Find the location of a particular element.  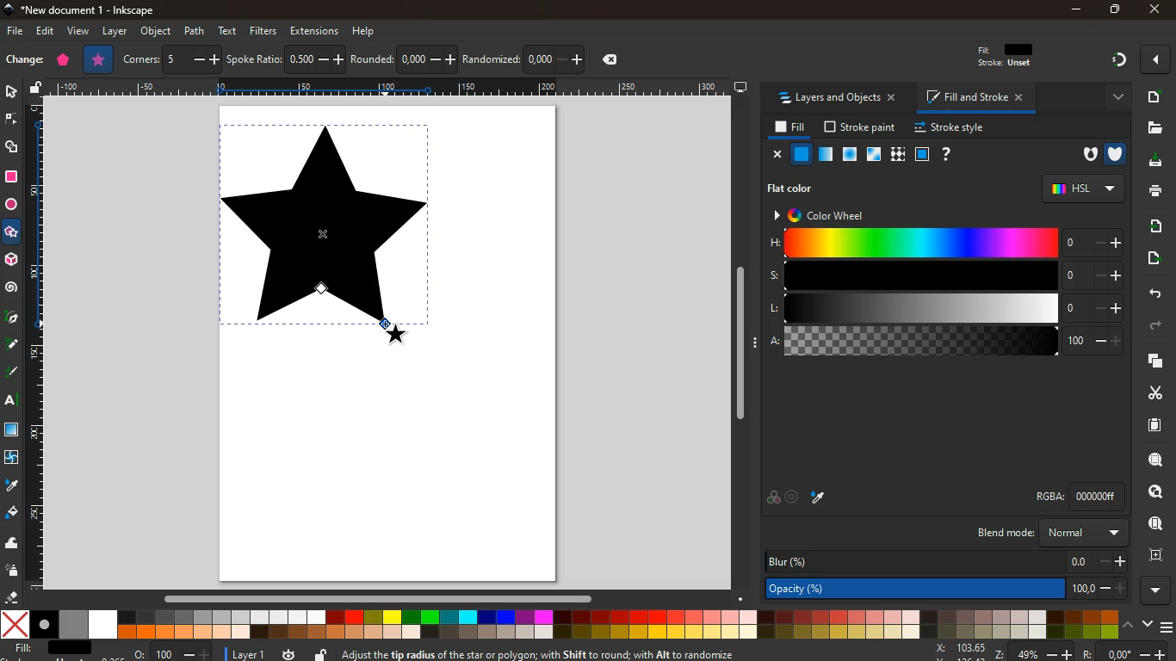

file is located at coordinates (16, 31).